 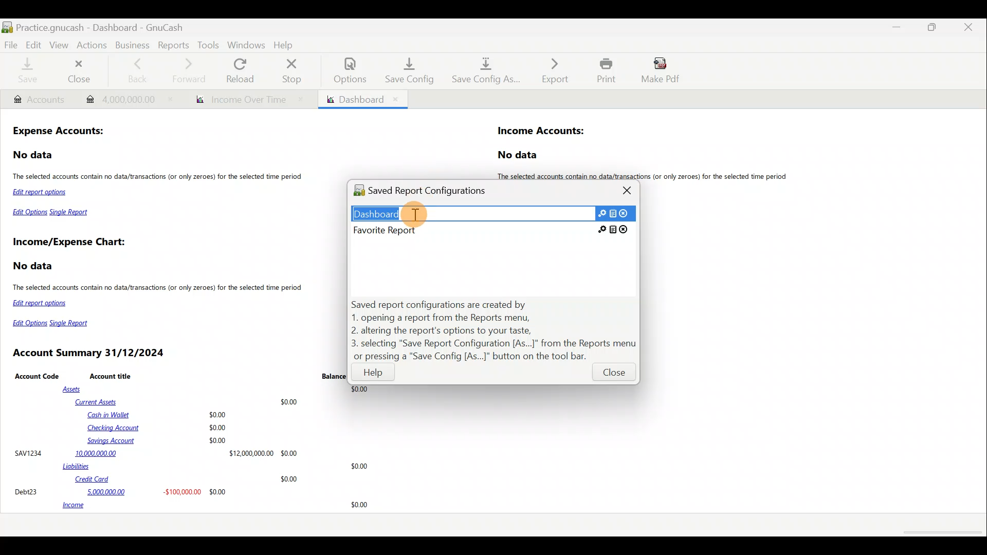 I want to click on Cash in Wallet $0.00
Checking Account $0.00
Savings Account $0.00, so click(x=158, y=428).